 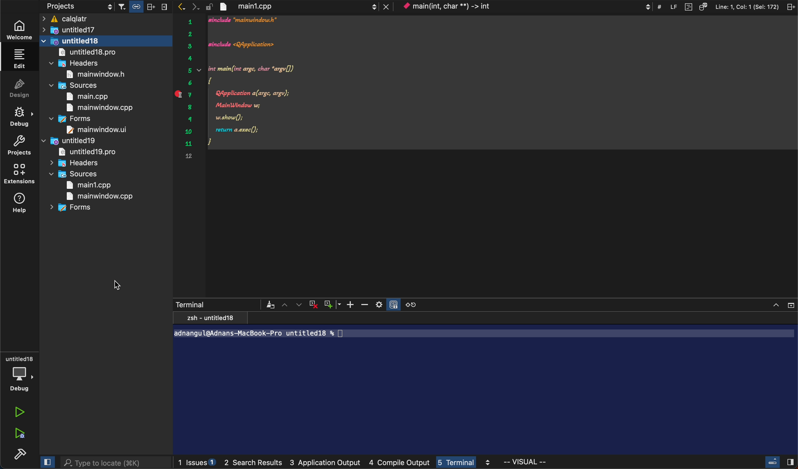 What do you see at coordinates (526, 7) in the screenshot?
I see `context` at bounding box center [526, 7].